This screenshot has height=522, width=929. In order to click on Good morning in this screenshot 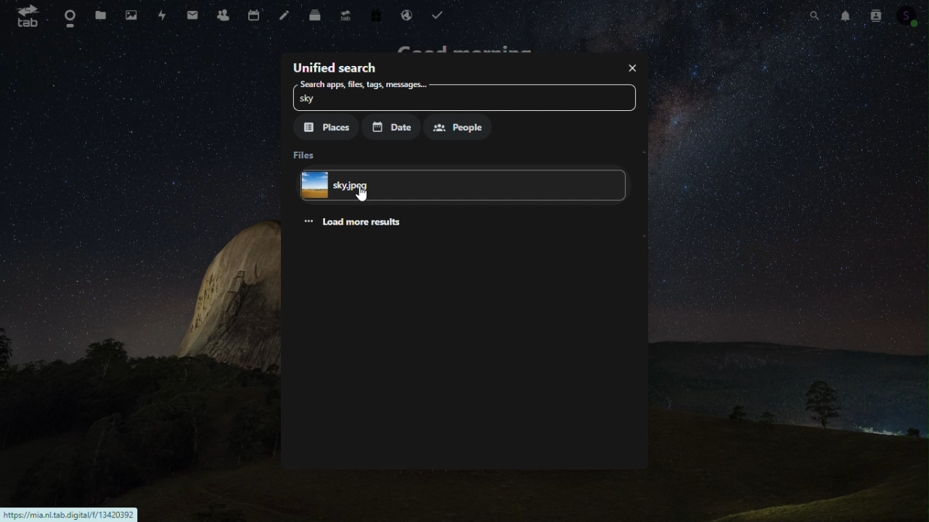, I will do `click(470, 54)`.